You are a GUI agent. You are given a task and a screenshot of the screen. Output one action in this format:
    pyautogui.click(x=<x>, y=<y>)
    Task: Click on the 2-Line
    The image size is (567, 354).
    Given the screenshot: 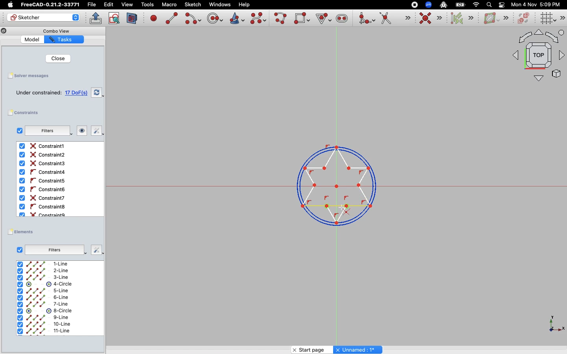 What is the action you would take?
    pyautogui.click(x=48, y=271)
    